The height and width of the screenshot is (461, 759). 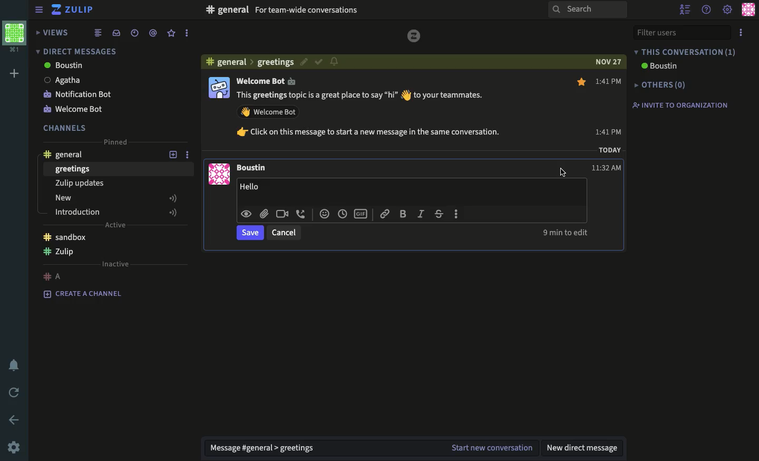 What do you see at coordinates (284, 11) in the screenshot?
I see `general For team-wide conversations` at bounding box center [284, 11].